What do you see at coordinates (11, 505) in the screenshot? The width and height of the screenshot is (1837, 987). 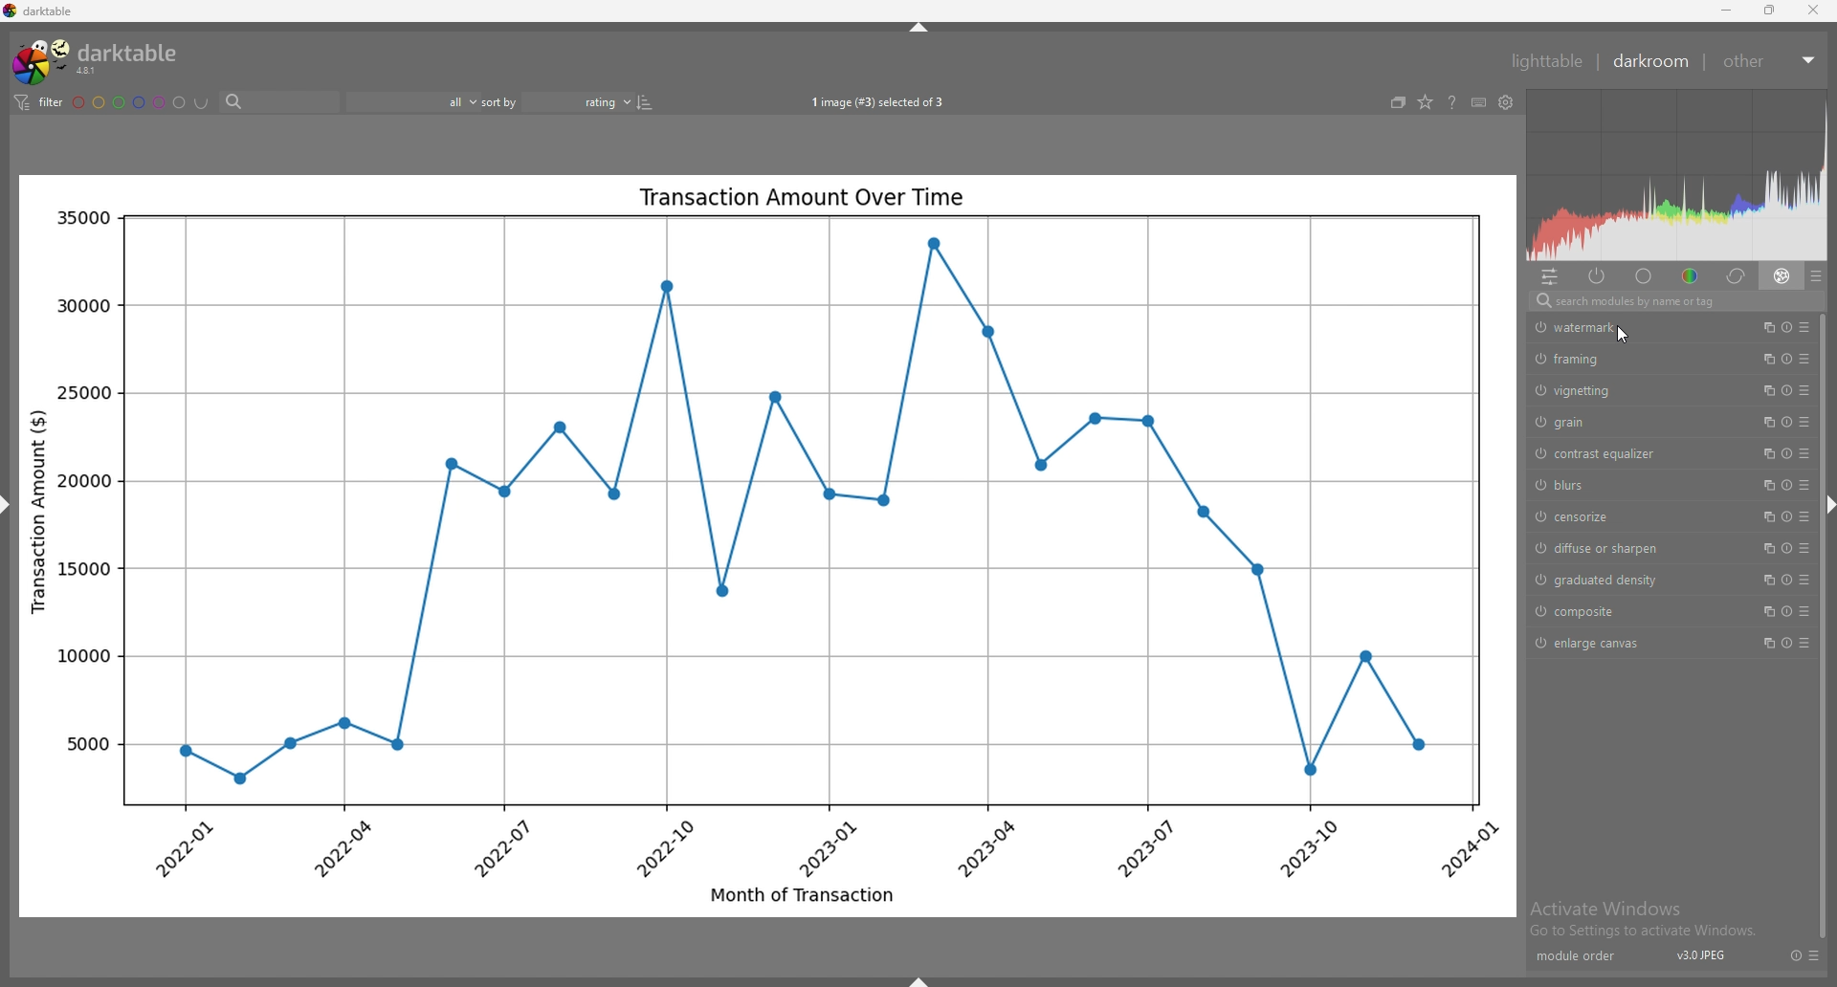 I see `hide` at bounding box center [11, 505].